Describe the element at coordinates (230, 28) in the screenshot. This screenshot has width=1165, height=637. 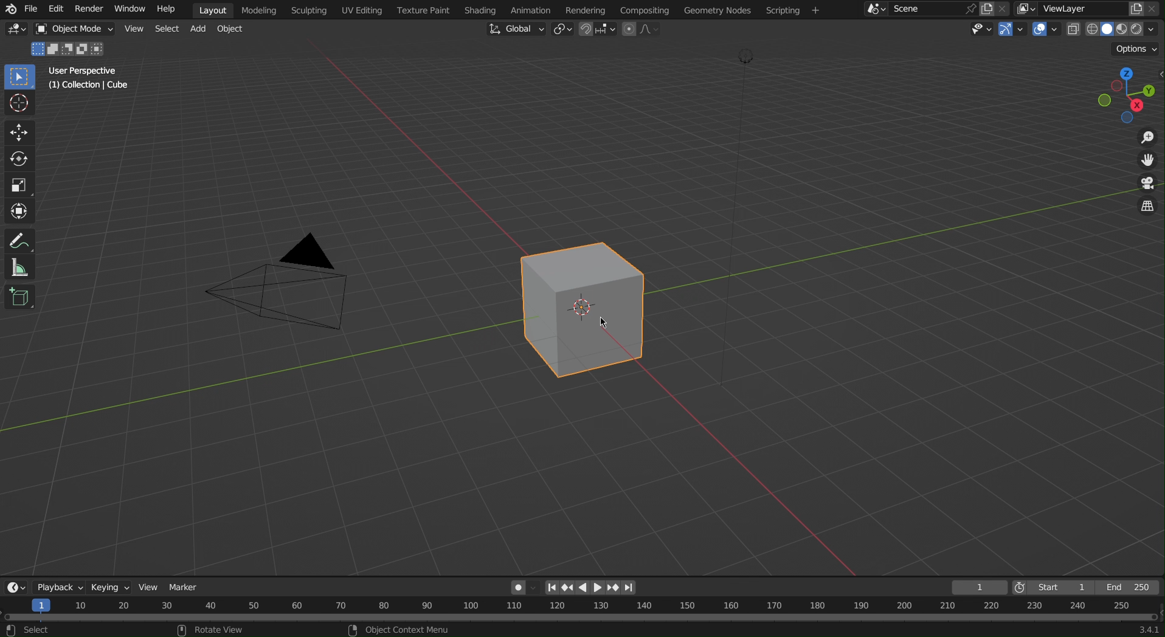
I see `Object` at that location.